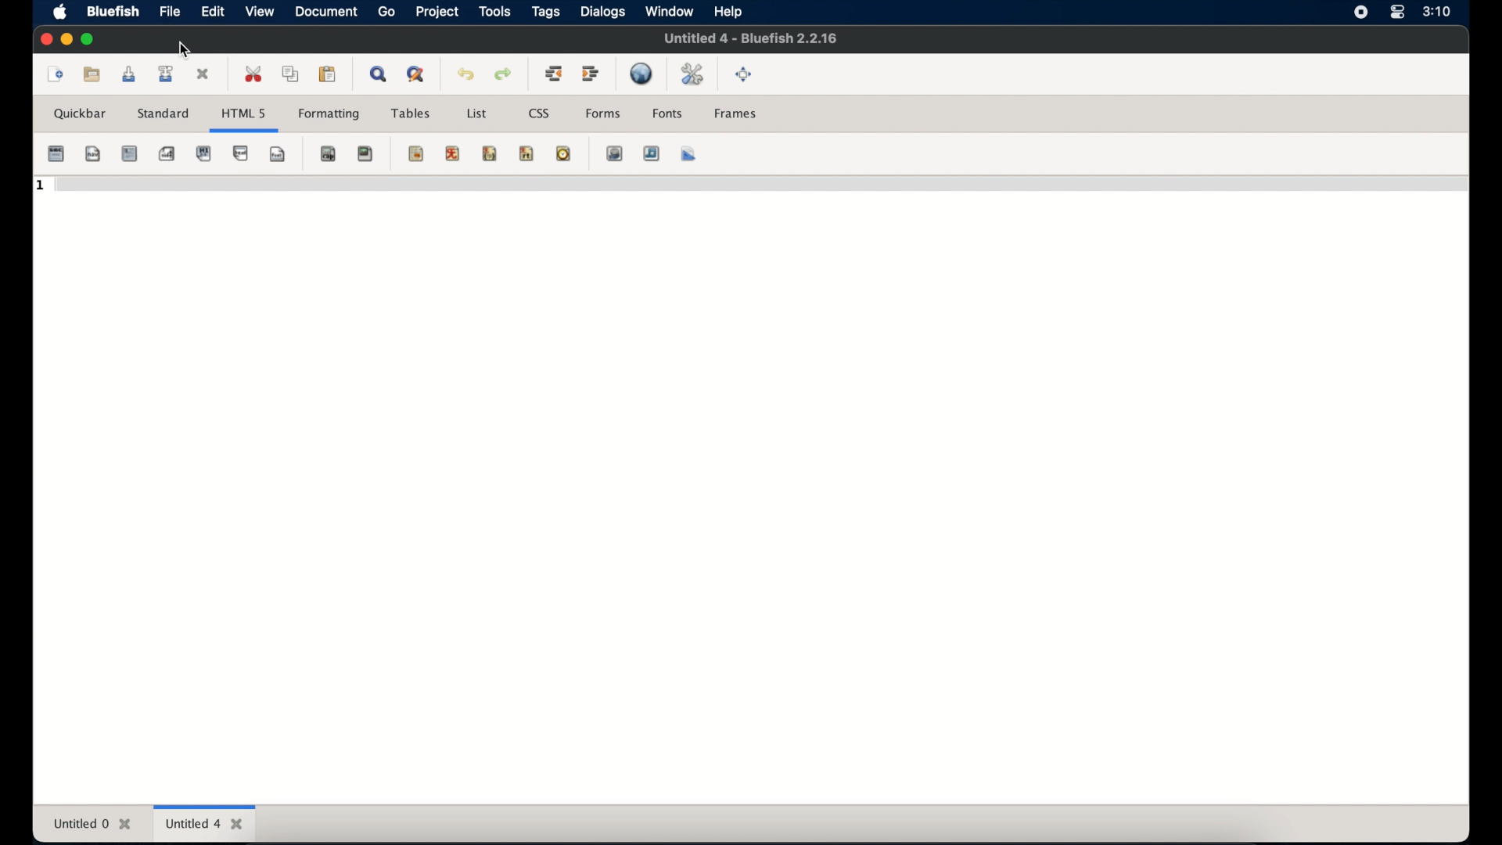 This screenshot has height=845, width=1502. I want to click on view, so click(259, 11).